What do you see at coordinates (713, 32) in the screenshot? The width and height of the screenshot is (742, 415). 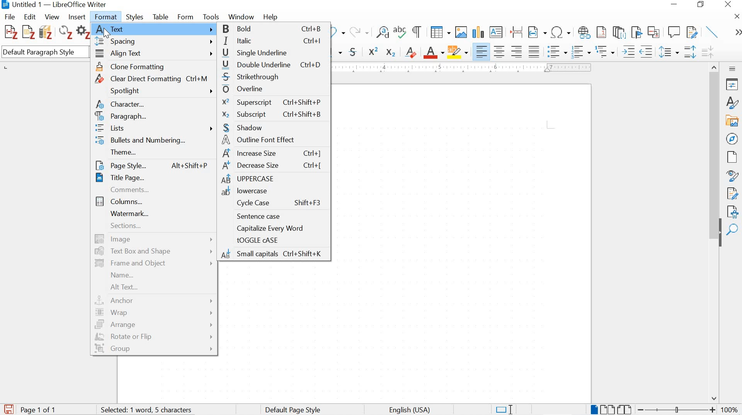 I see `insert line` at bounding box center [713, 32].